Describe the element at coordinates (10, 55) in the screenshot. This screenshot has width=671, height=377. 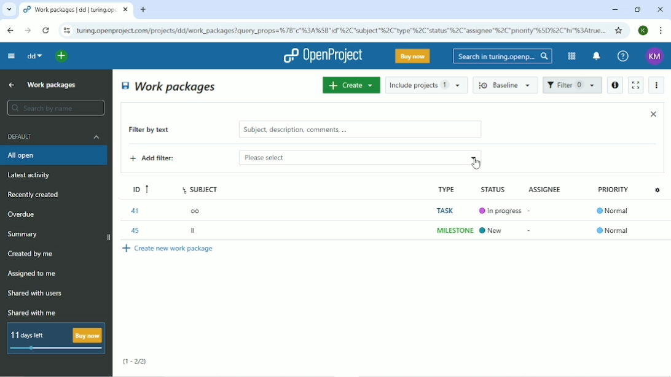
I see `Collapse project menu` at that location.